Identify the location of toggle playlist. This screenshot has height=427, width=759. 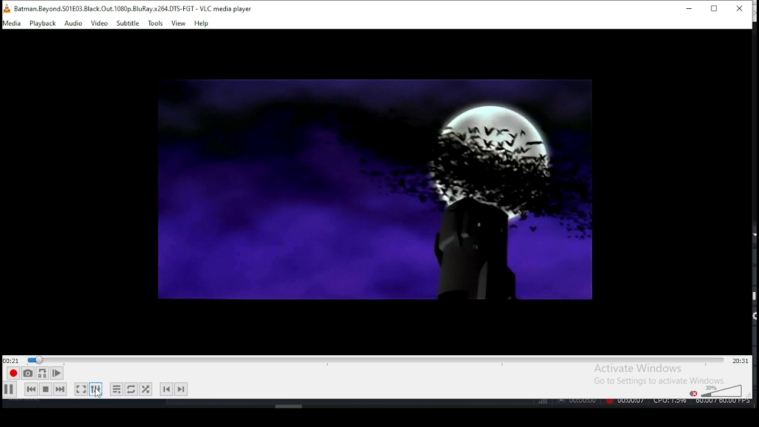
(116, 388).